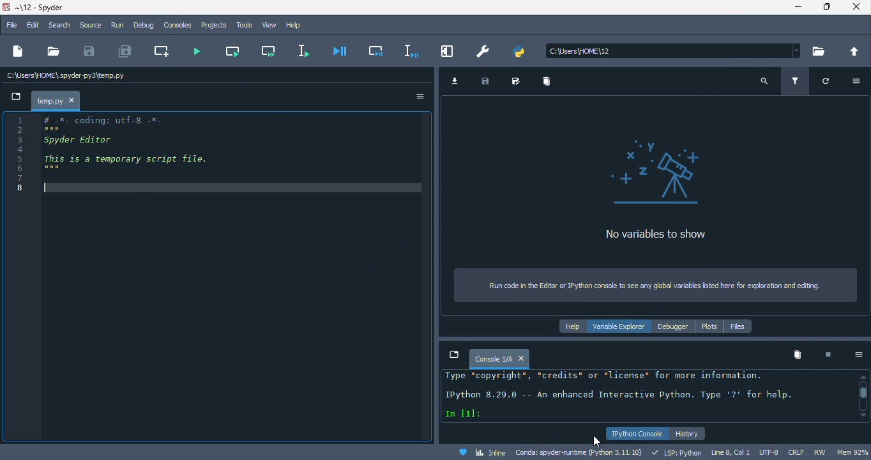 The width and height of the screenshot is (871, 460). I want to click on file, so click(10, 26).